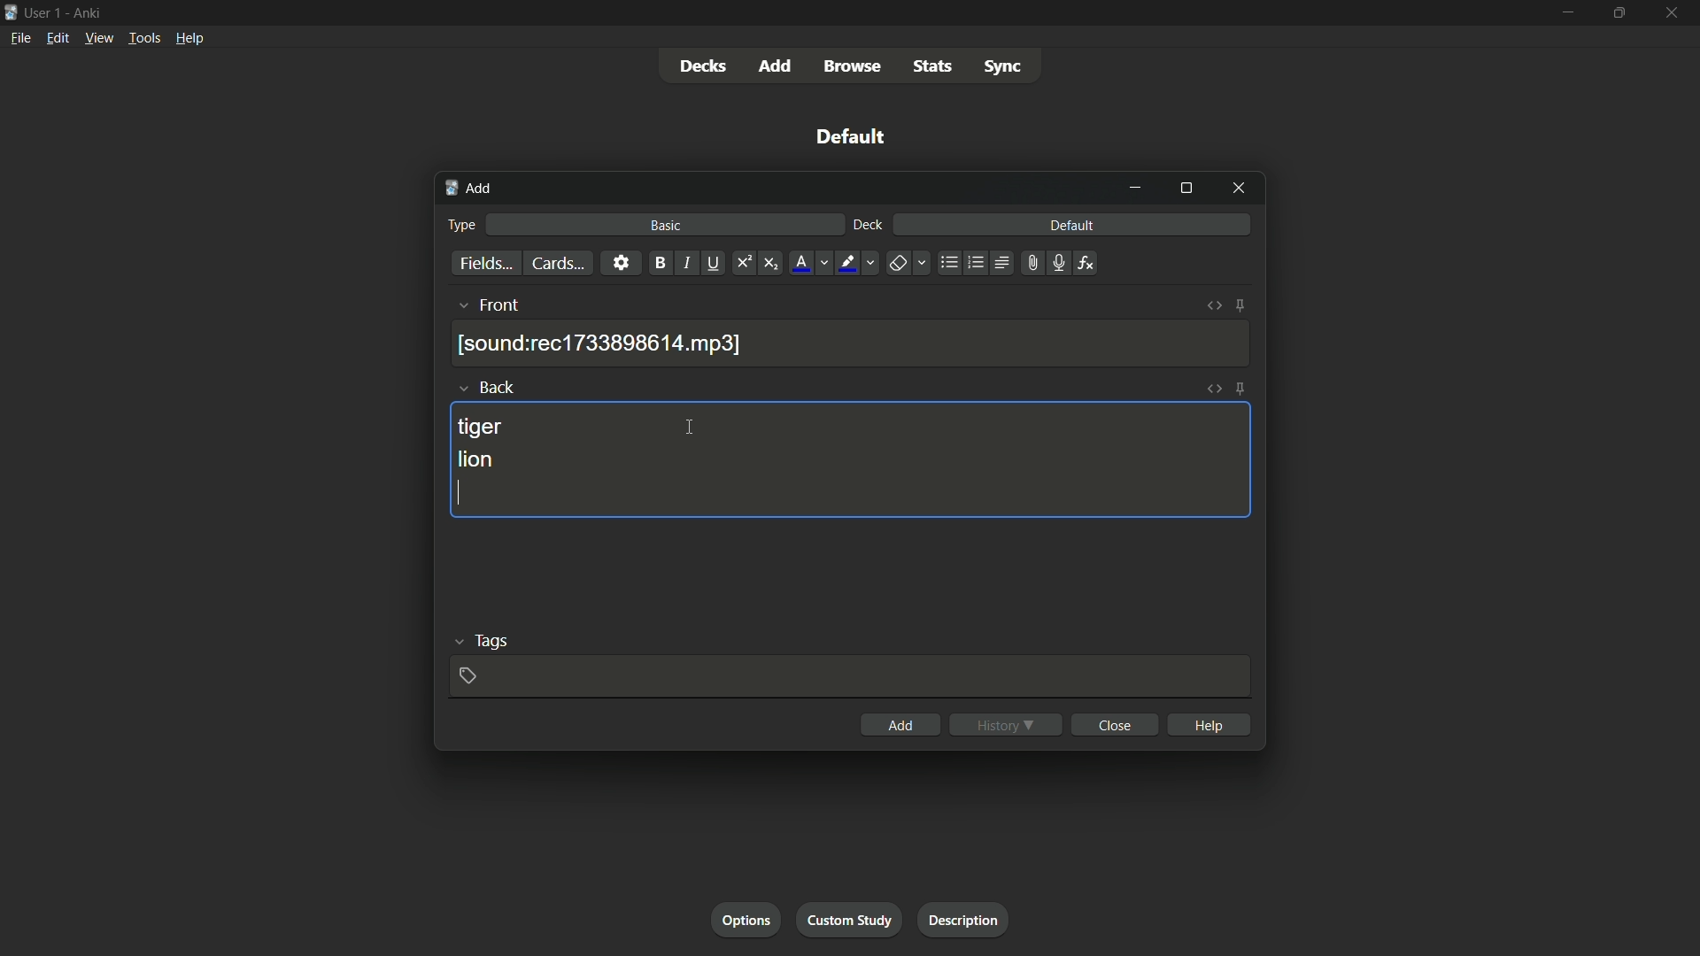  I want to click on bold, so click(657, 263).